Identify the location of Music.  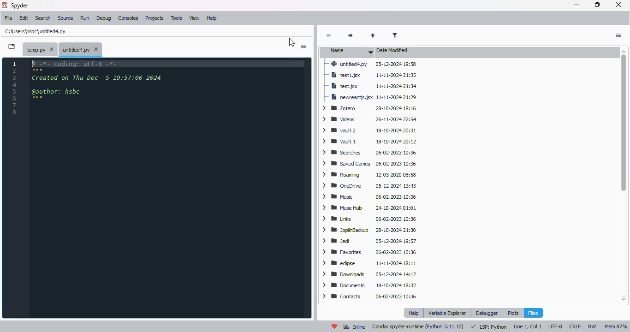
(367, 219).